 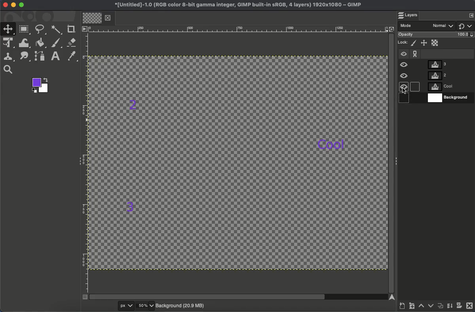 What do you see at coordinates (403, 42) in the screenshot?
I see `Lock` at bounding box center [403, 42].